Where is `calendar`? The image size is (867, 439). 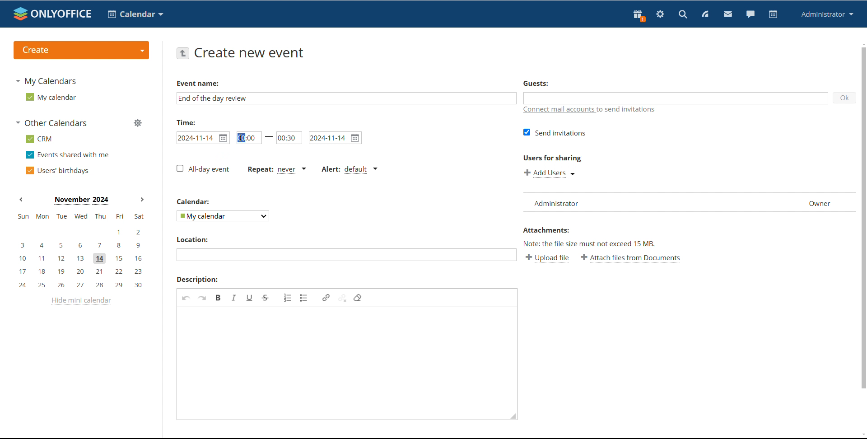
calendar is located at coordinates (135, 14).